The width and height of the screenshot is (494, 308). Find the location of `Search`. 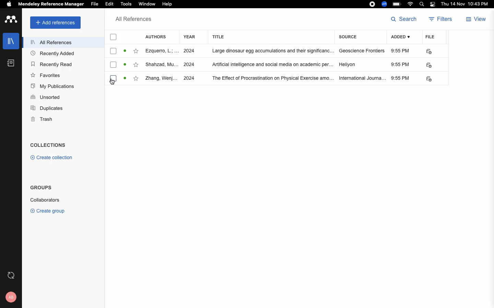

Search is located at coordinates (423, 4).